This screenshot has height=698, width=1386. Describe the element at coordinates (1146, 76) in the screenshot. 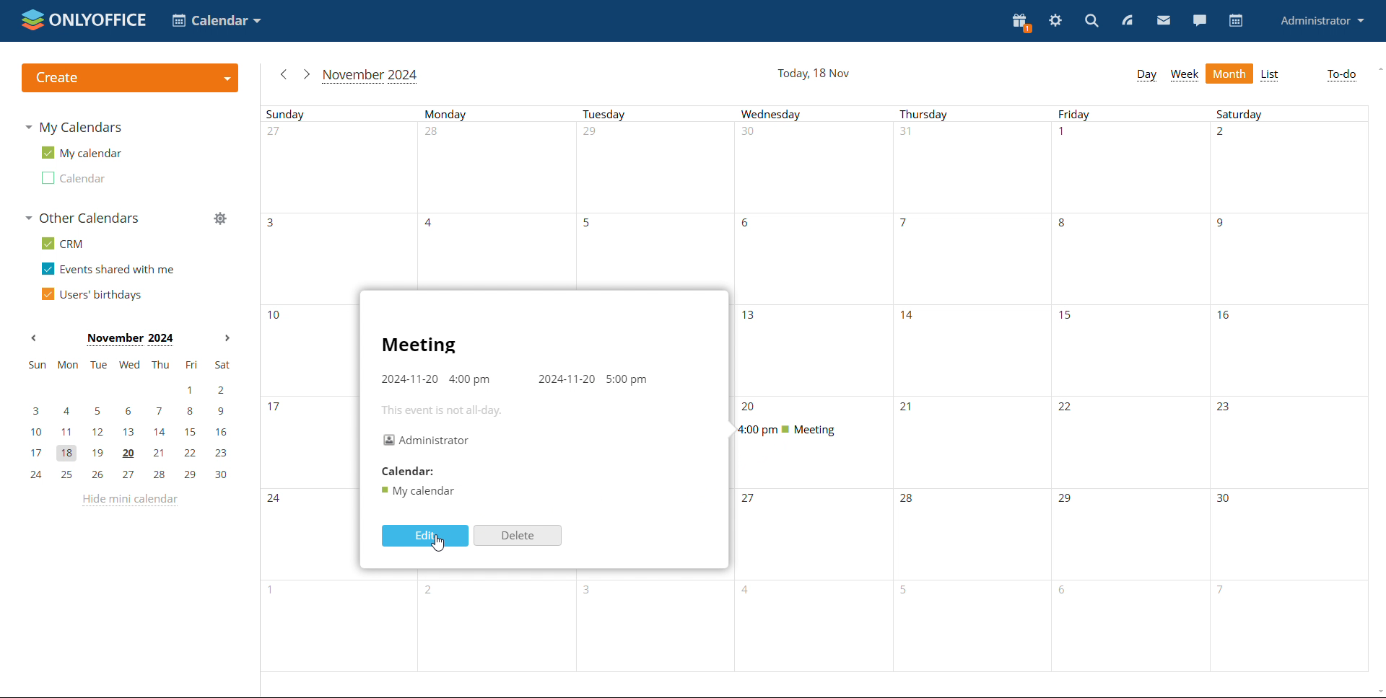

I see `day week` at that location.